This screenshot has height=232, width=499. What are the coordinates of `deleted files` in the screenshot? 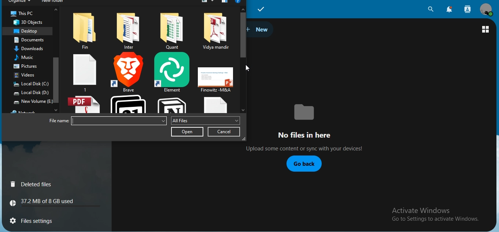 It's located at (33, 184).